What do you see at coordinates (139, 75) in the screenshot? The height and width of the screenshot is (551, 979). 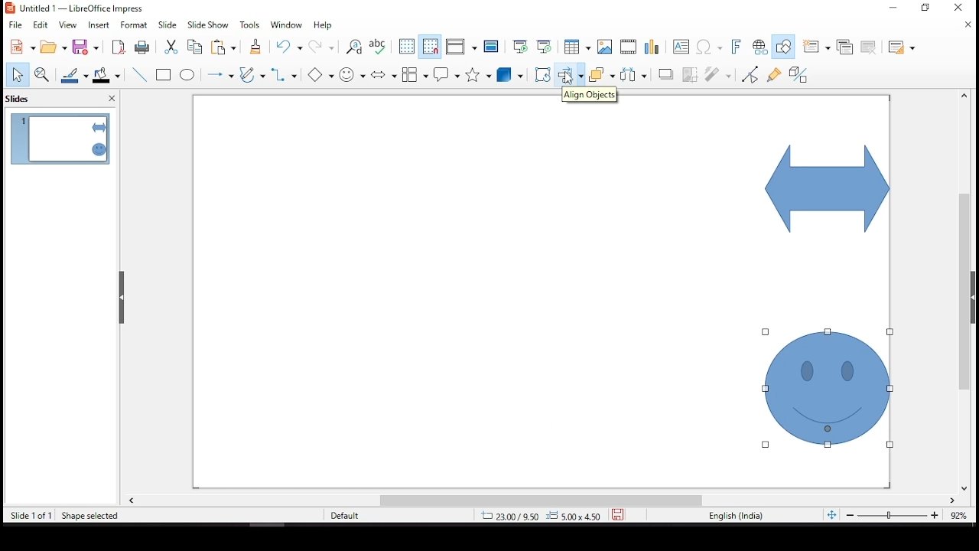 I see `line` at bounding box center [139, 75].